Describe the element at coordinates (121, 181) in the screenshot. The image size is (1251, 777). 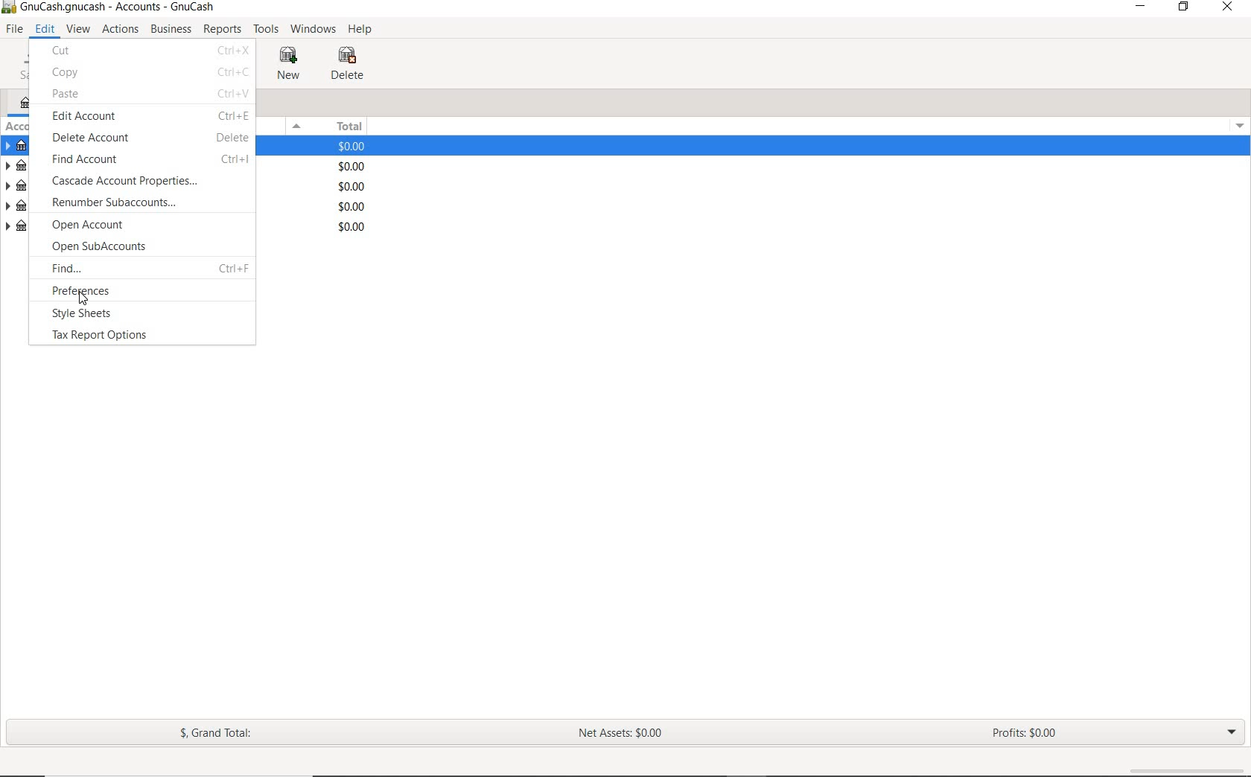
I see `CASCADE ACCOUNT PROPERTIES` at that location.